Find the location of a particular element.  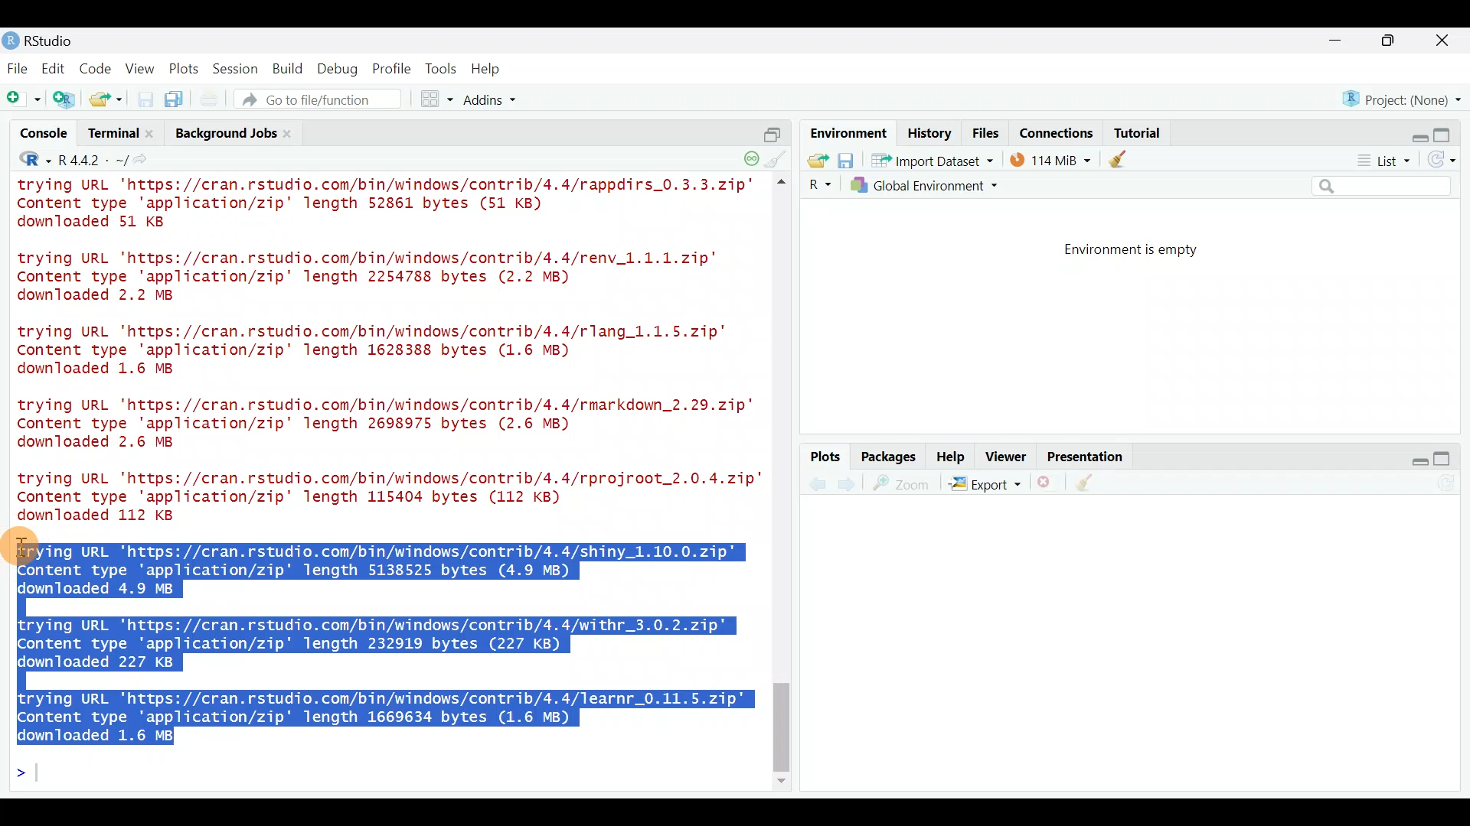

remove the current plot is located at coordinates (1047, 486).